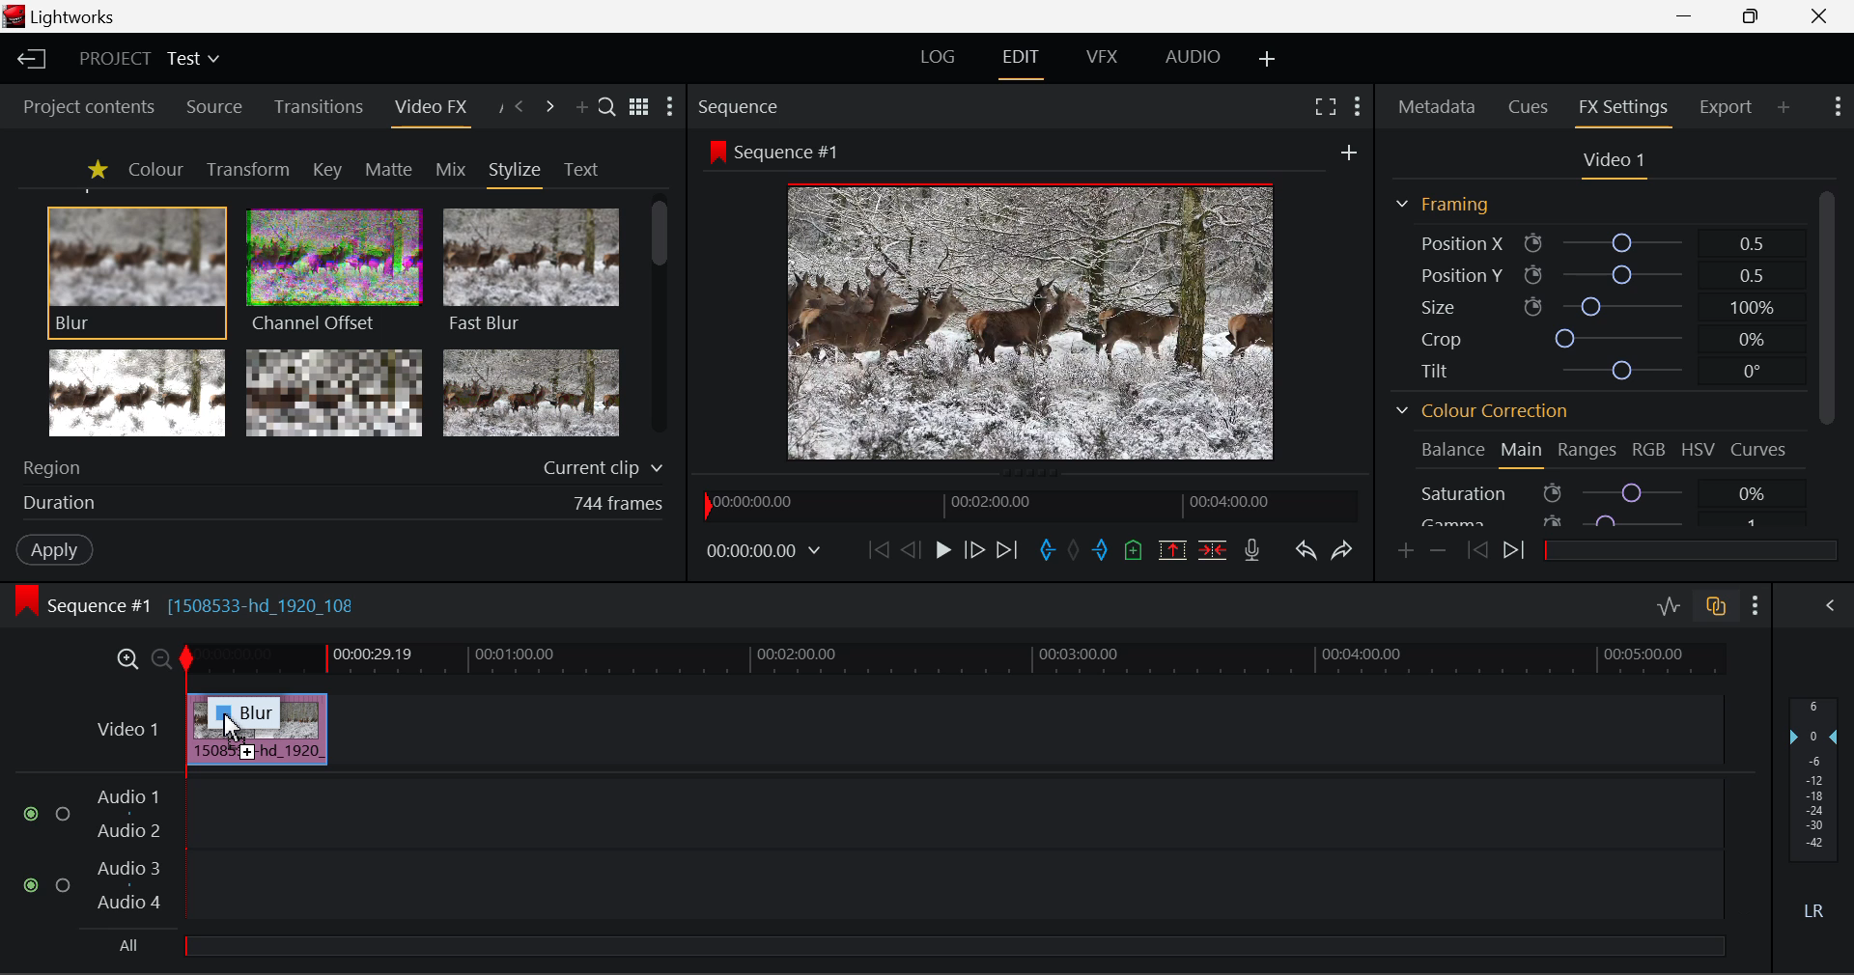 The image size is (1854, 975). I want to click on Show Settings, so click(1756, 602).